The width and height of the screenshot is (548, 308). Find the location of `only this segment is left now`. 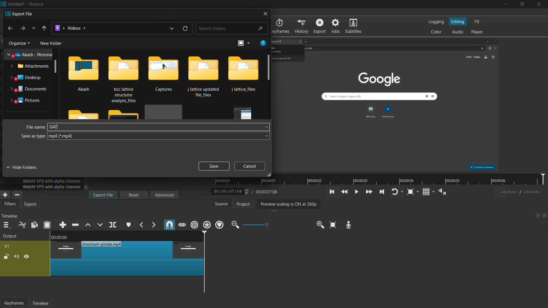

only this segment is left now is located at coordinates (128, 258).